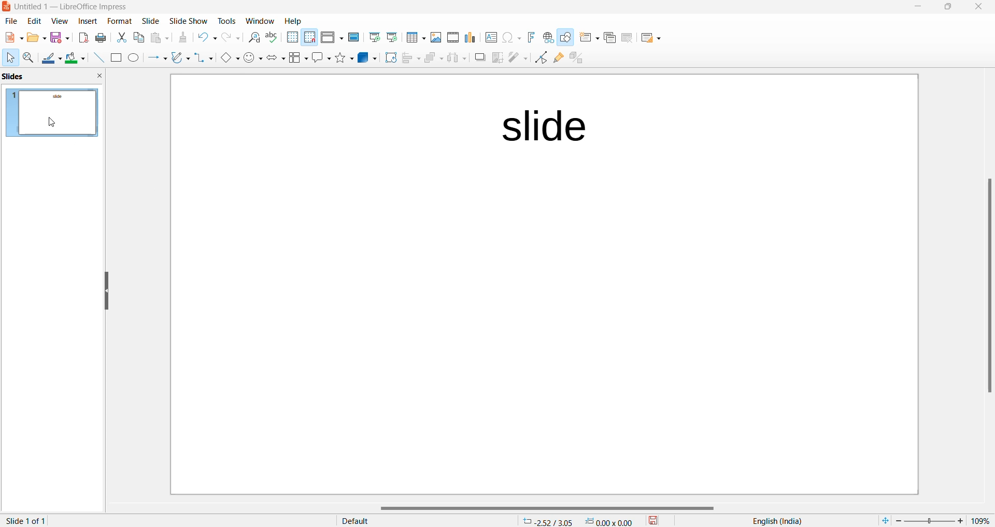 Image resolution: width=995 pixels, height=527 pixels. Describe the element at coordinates (229, 58) in the screenshot. I see `basic shapes` at that location.